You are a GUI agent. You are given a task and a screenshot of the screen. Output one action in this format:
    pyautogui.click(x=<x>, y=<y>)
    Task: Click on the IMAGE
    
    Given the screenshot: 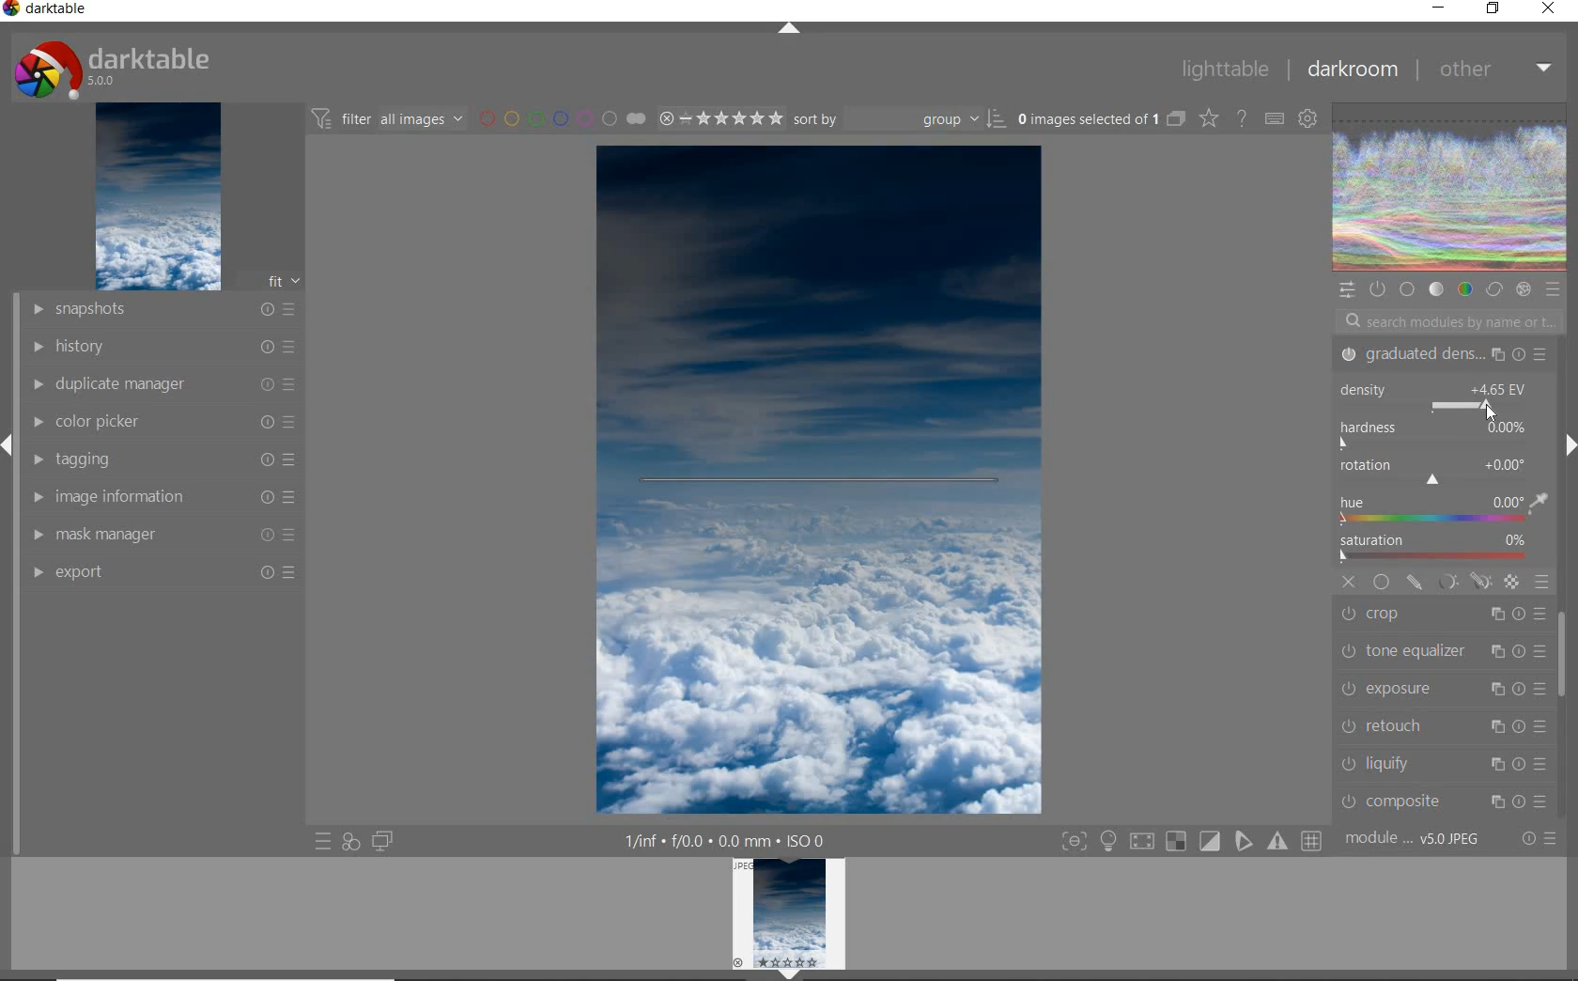 What is the action you would take?
    pyautogui.click(x=156, y=197)
    